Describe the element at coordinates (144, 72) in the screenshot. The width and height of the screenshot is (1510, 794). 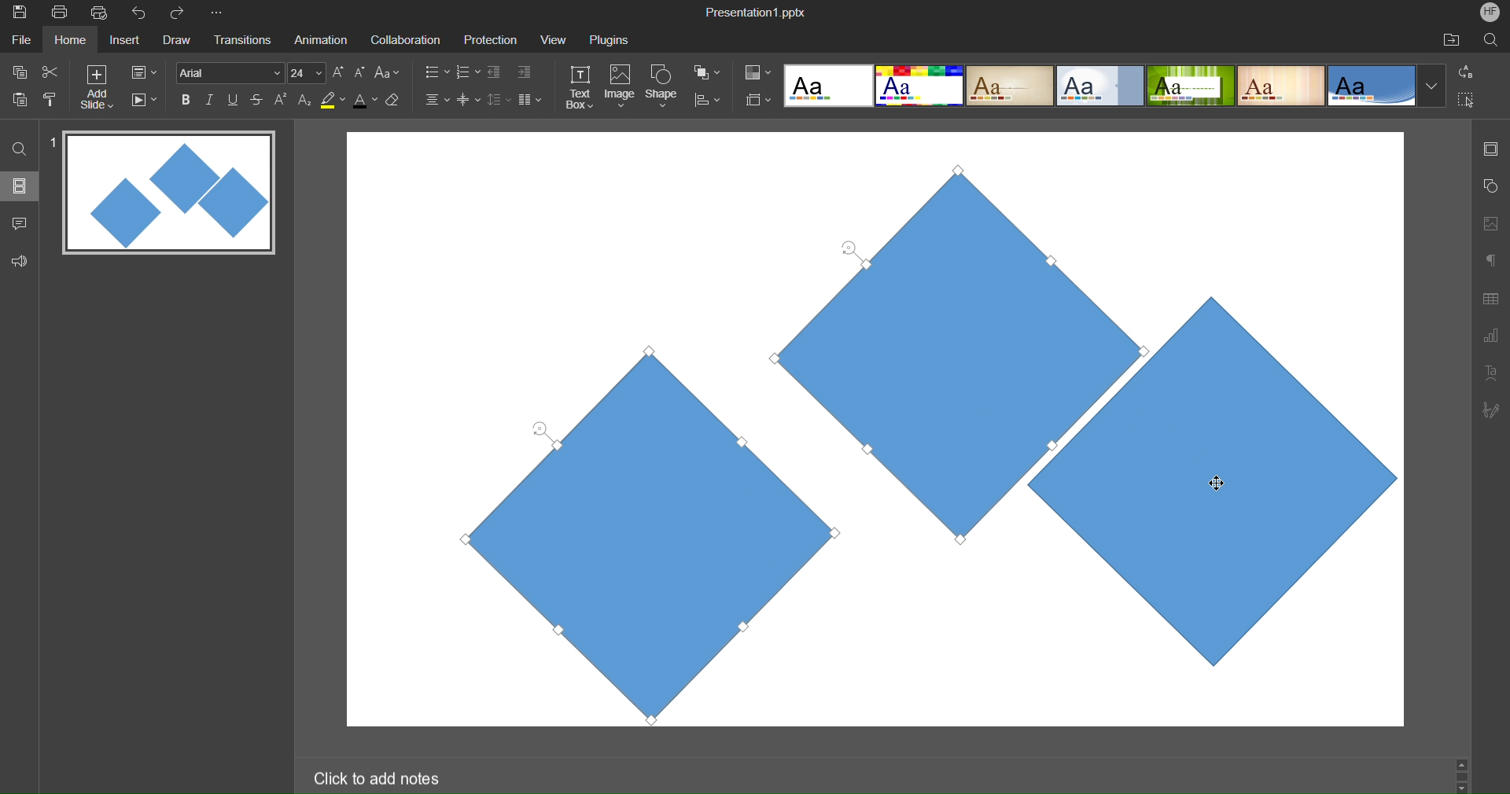
I see `Slide Settings` at that location.